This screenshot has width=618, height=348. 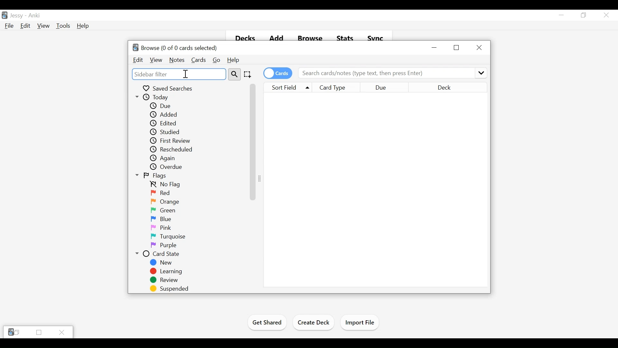 What do you see at coordinates (161, 253) in the screenshot?
I see `Card State` at bounding box center [161, 253].